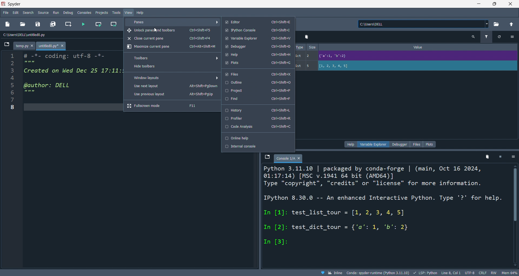 This screenshot has width=519, height=276. What do you see at coordinates (486, 37) in the screenshot?
I see `filter` at bounding box center [486, 37].